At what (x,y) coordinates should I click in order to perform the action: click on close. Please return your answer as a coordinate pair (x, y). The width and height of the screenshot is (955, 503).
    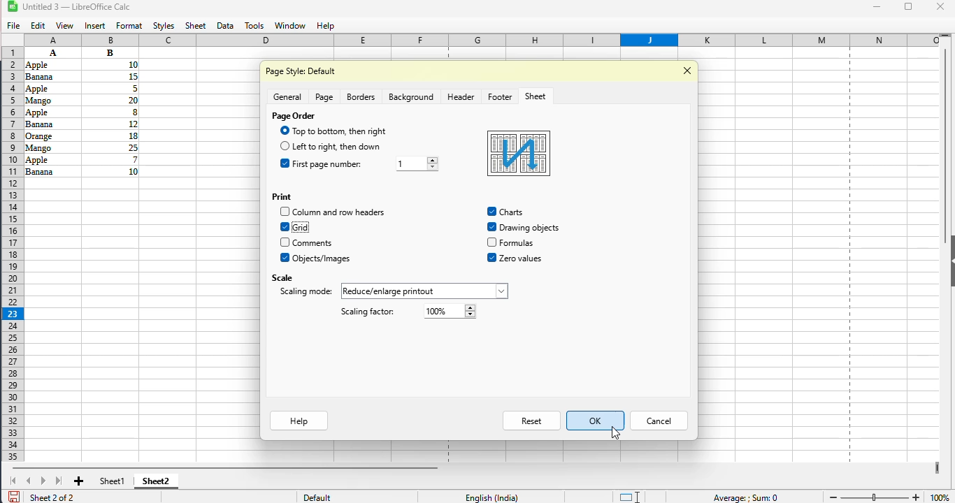
    Looking at the image, I should click on (941, 6).